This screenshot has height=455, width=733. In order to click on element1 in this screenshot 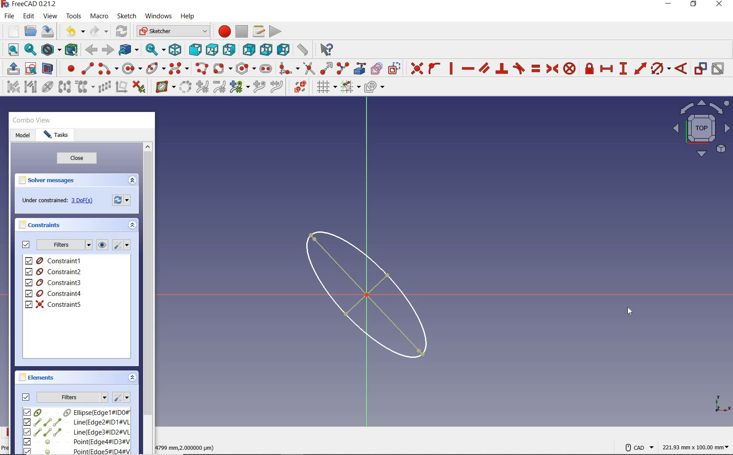, I will do `click(75, 412)`.